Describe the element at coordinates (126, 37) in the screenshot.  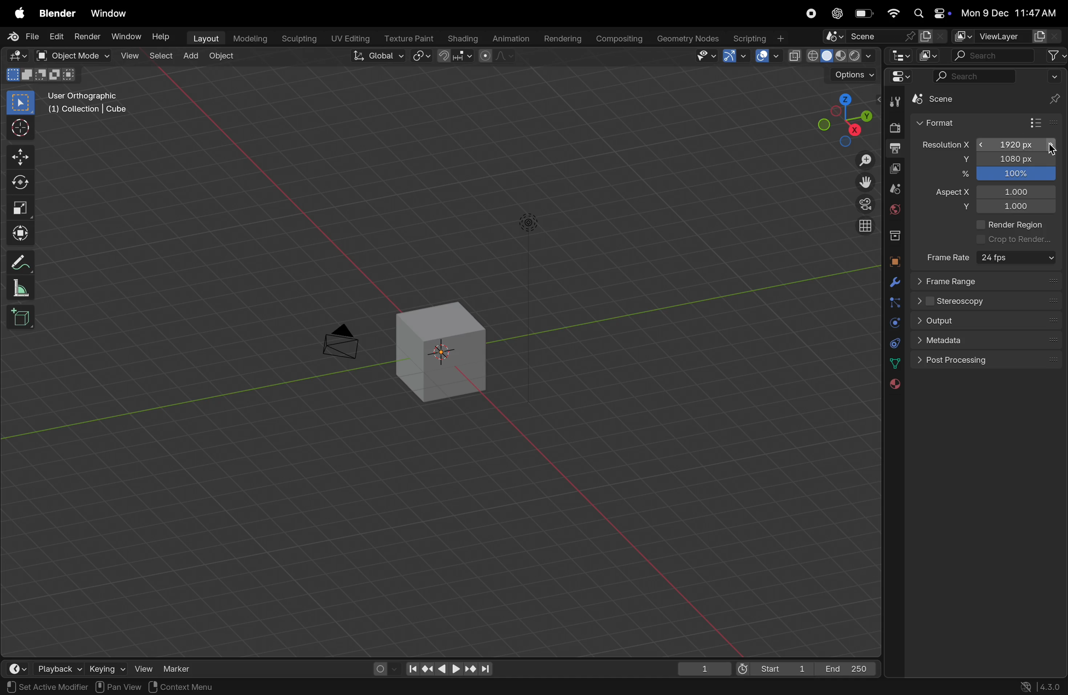
I see `Window` at that location.